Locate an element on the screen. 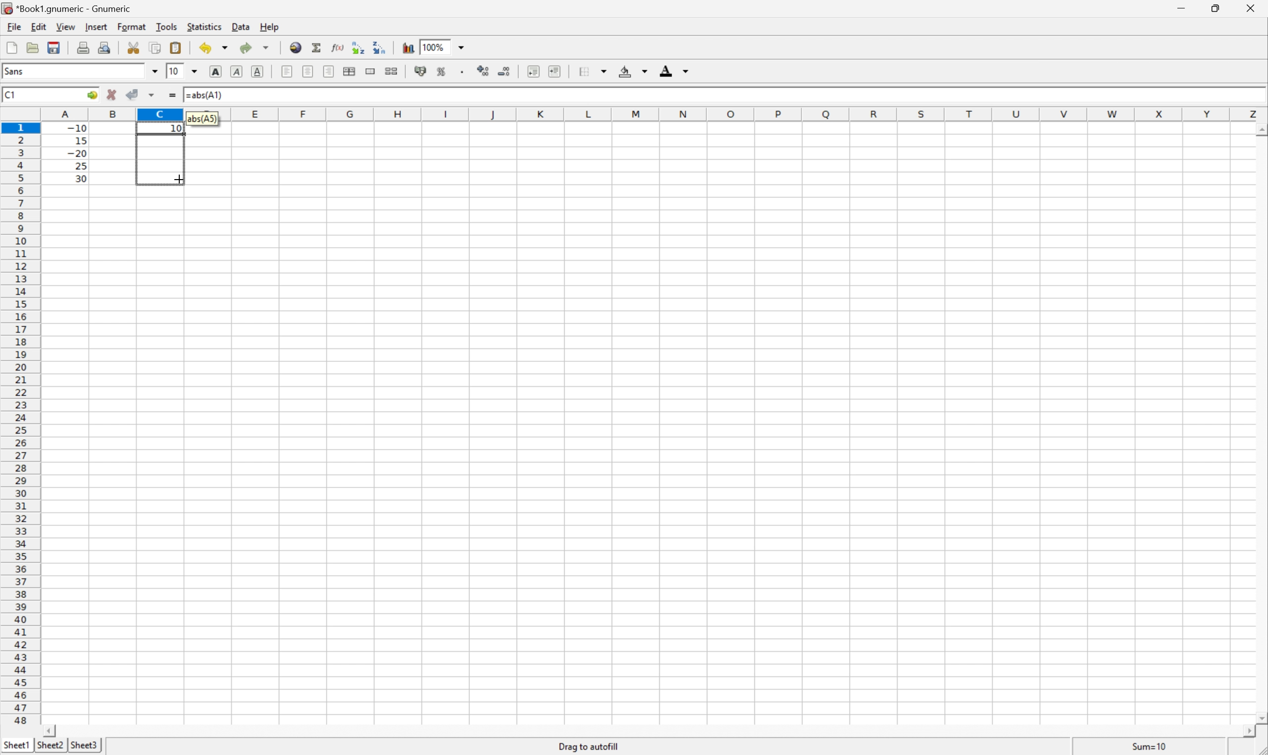 The image size is (1268, 755). 10 is located at coordinates (174, 71).